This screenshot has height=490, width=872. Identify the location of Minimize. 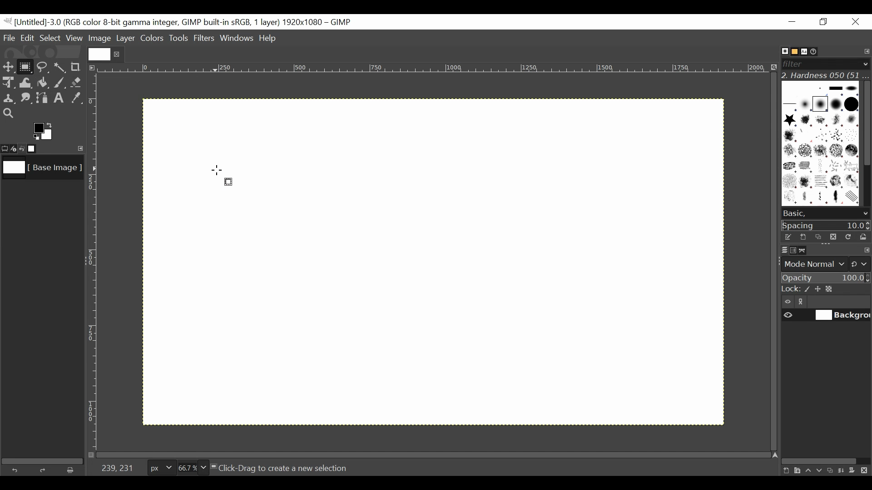
(793, 21).